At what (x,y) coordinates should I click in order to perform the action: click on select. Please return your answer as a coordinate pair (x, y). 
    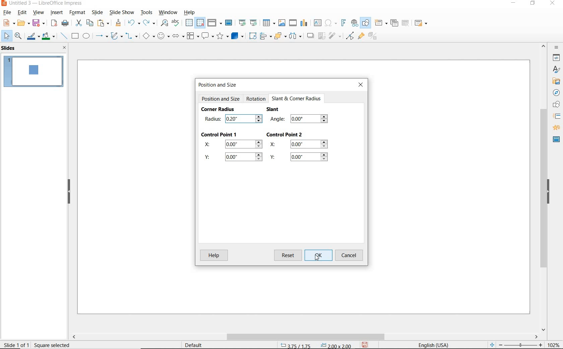
    Looking at the image, I should click on (5, 36).